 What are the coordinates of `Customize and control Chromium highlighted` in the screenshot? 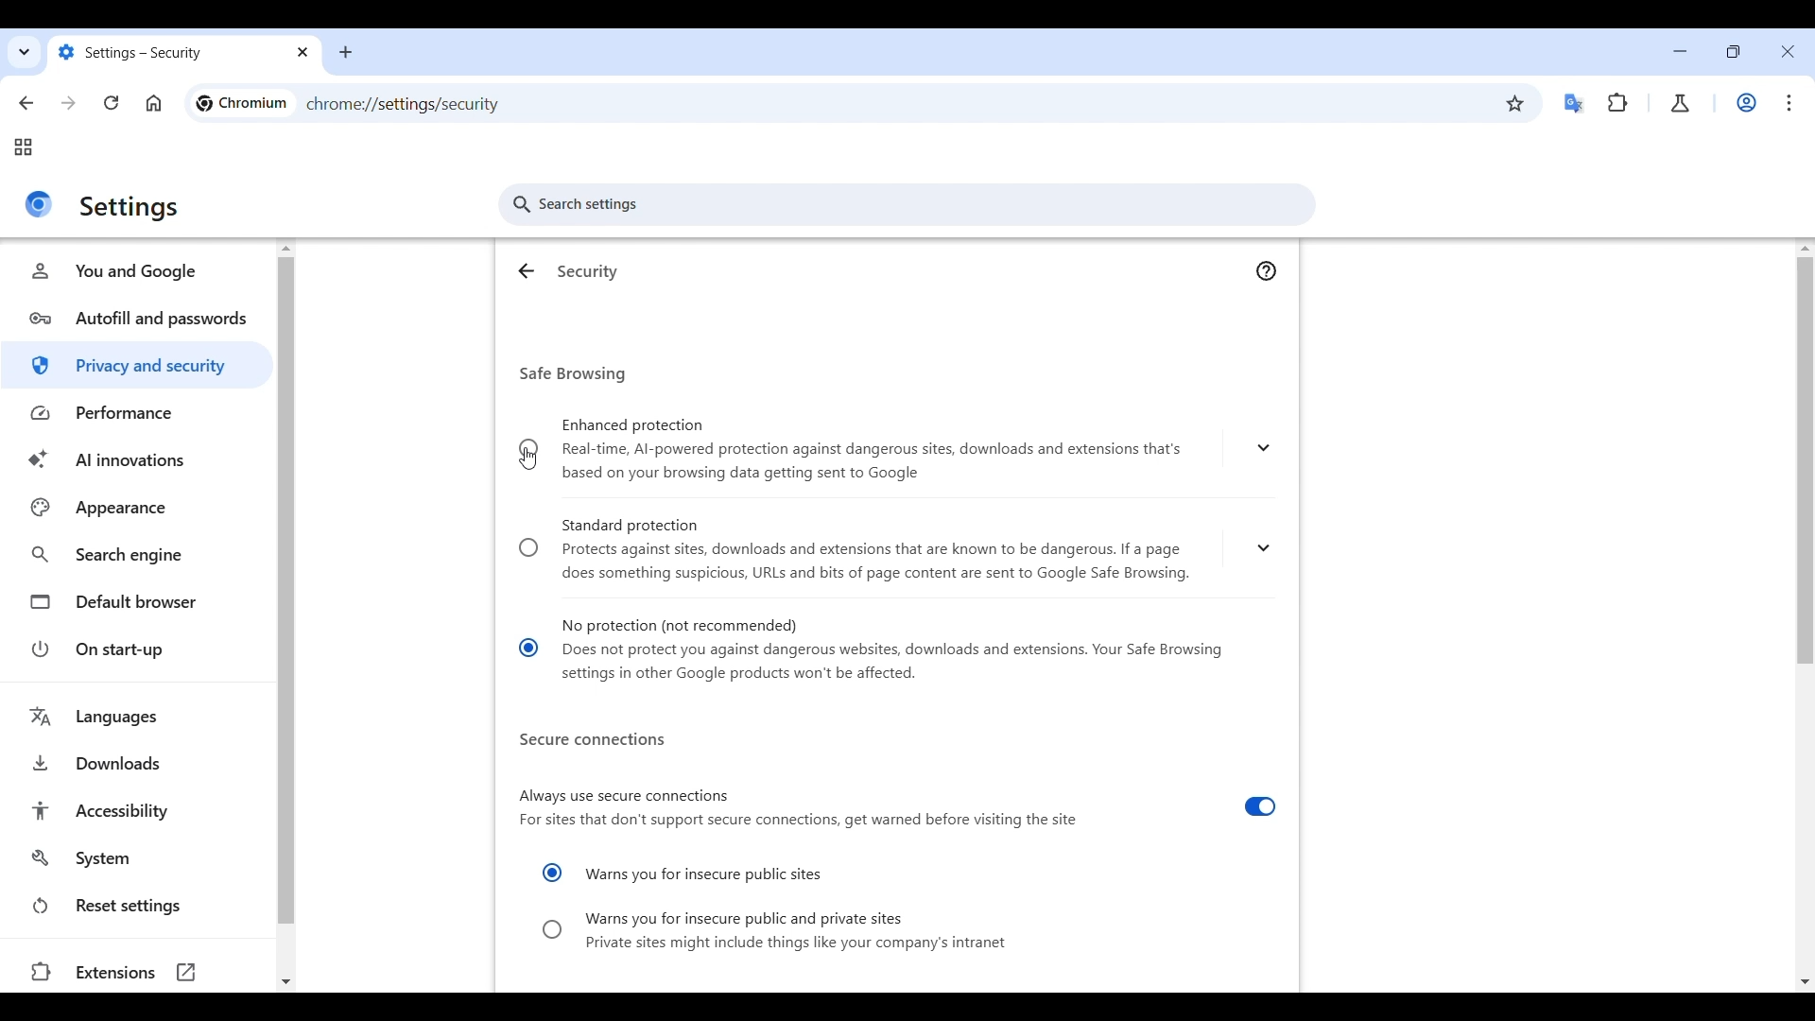 It's located at (1789, 103).